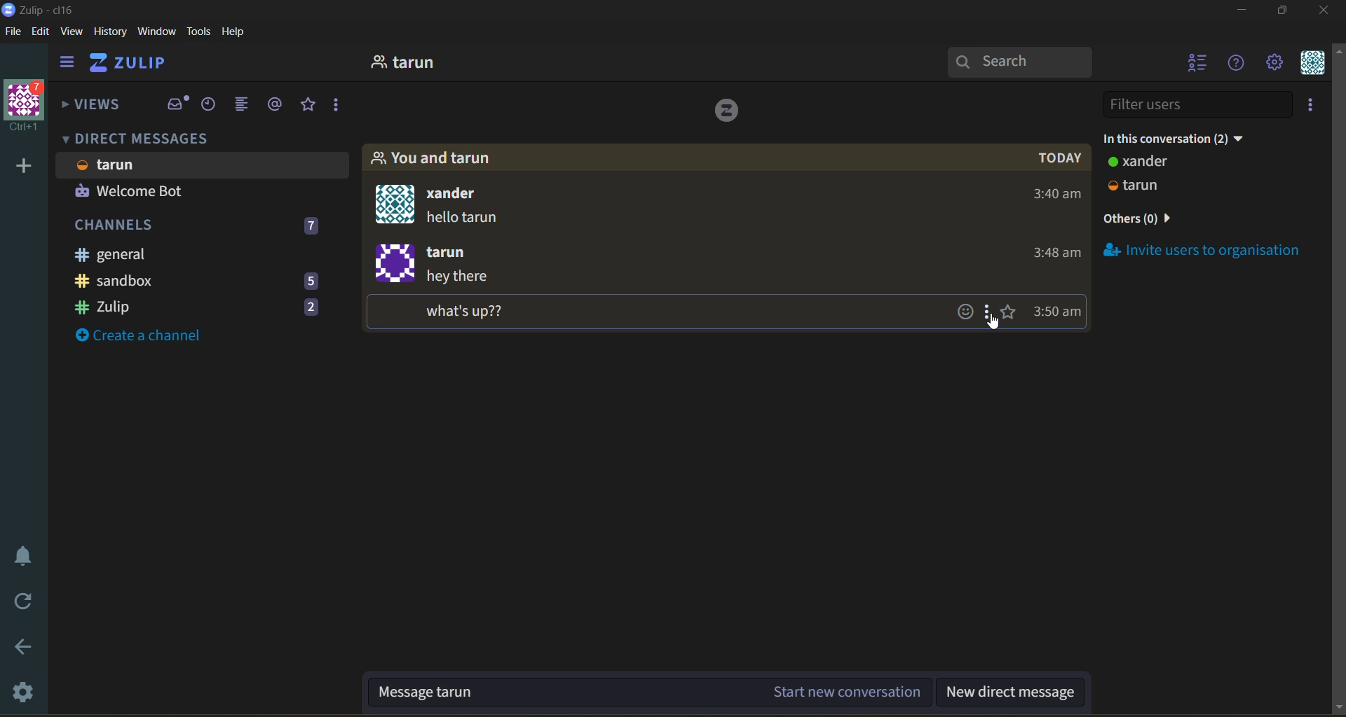 This screenshot has height=717, width=1346. I want to click on go back, so click(18, 648).